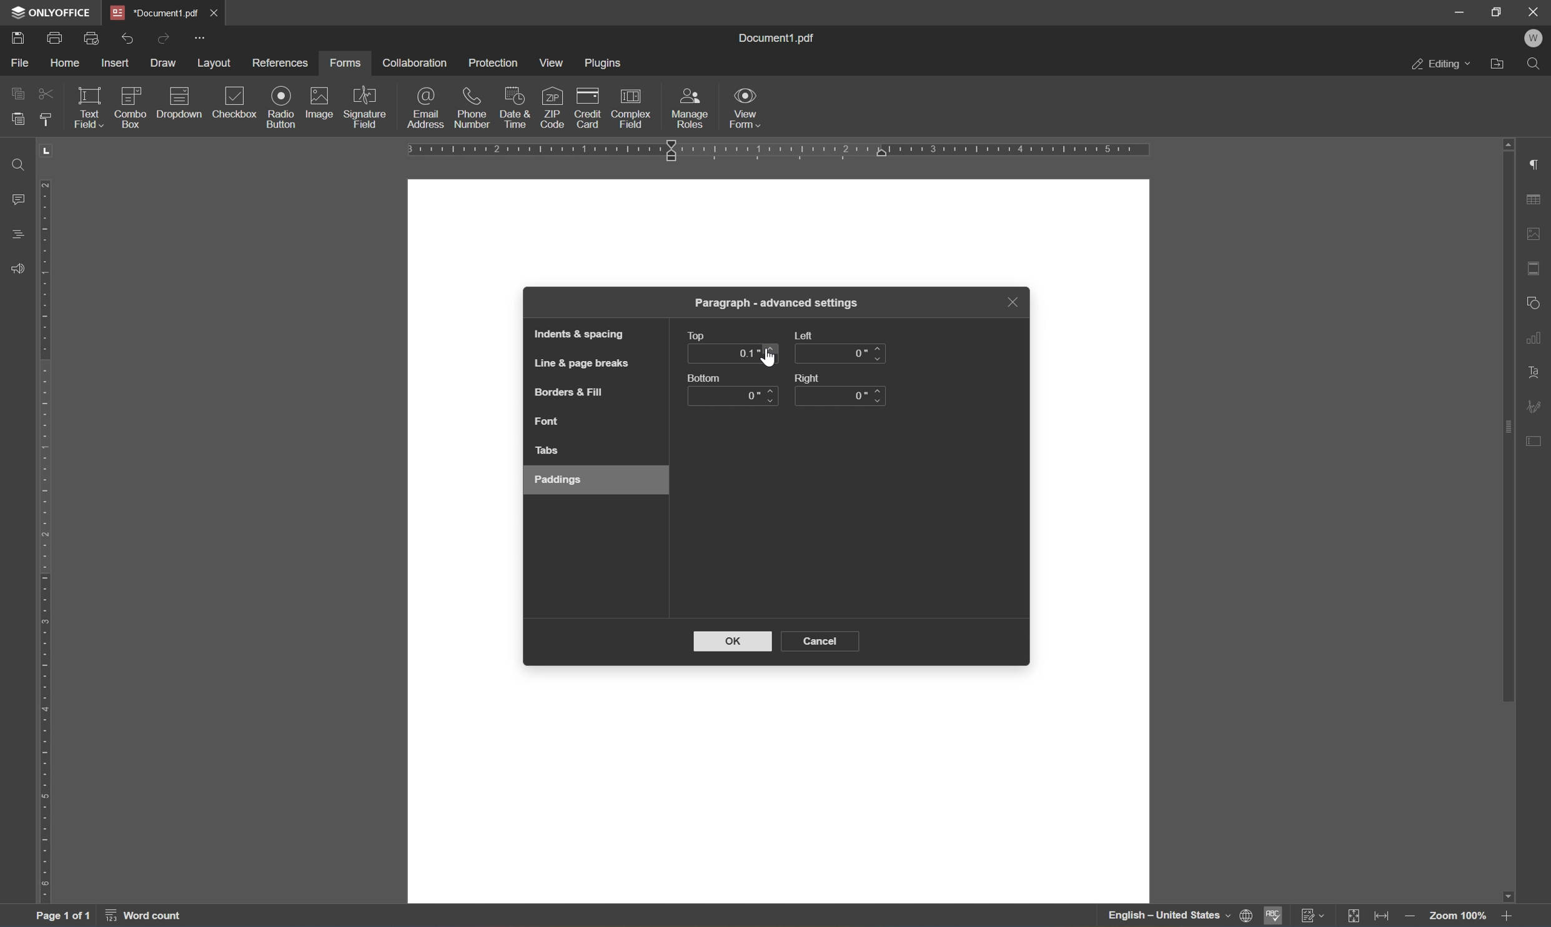 The height and width of the screenshot is (927, 1551). Describe the element at coordinates (19, 92) in the screenshot. I see `copy` at that location.